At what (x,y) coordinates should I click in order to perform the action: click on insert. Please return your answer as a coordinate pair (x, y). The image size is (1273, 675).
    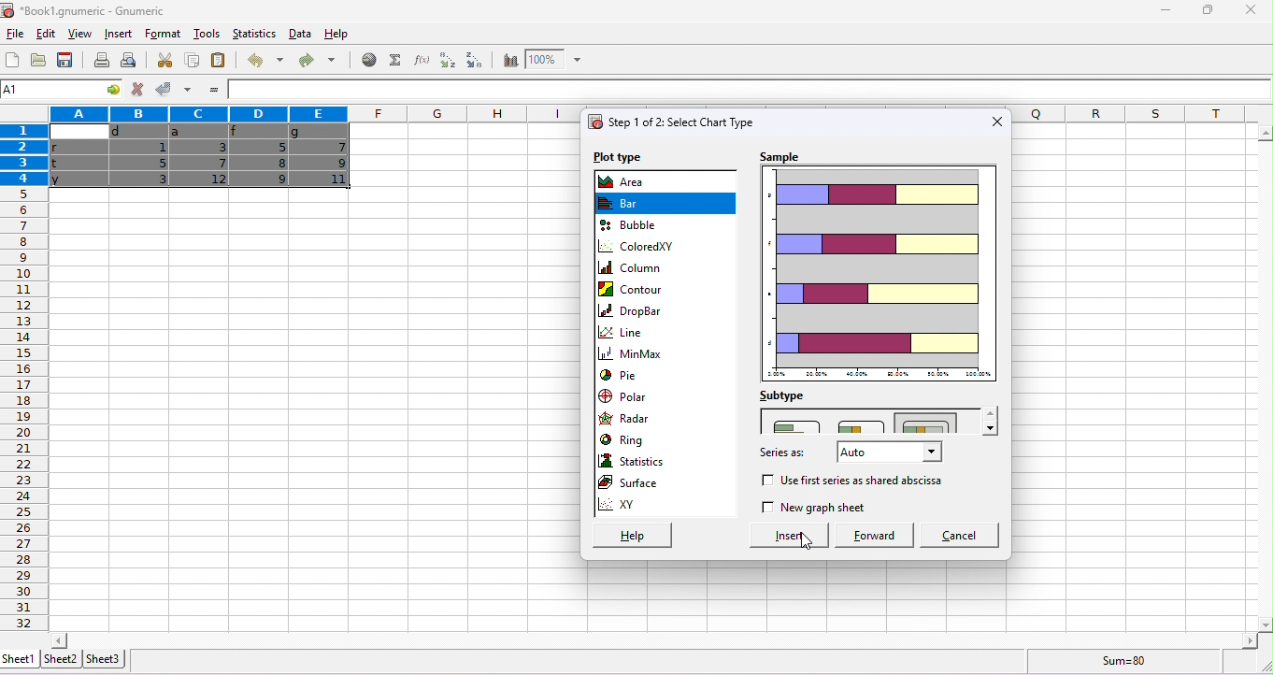
    Looking at the image, I should click on (780, 535).